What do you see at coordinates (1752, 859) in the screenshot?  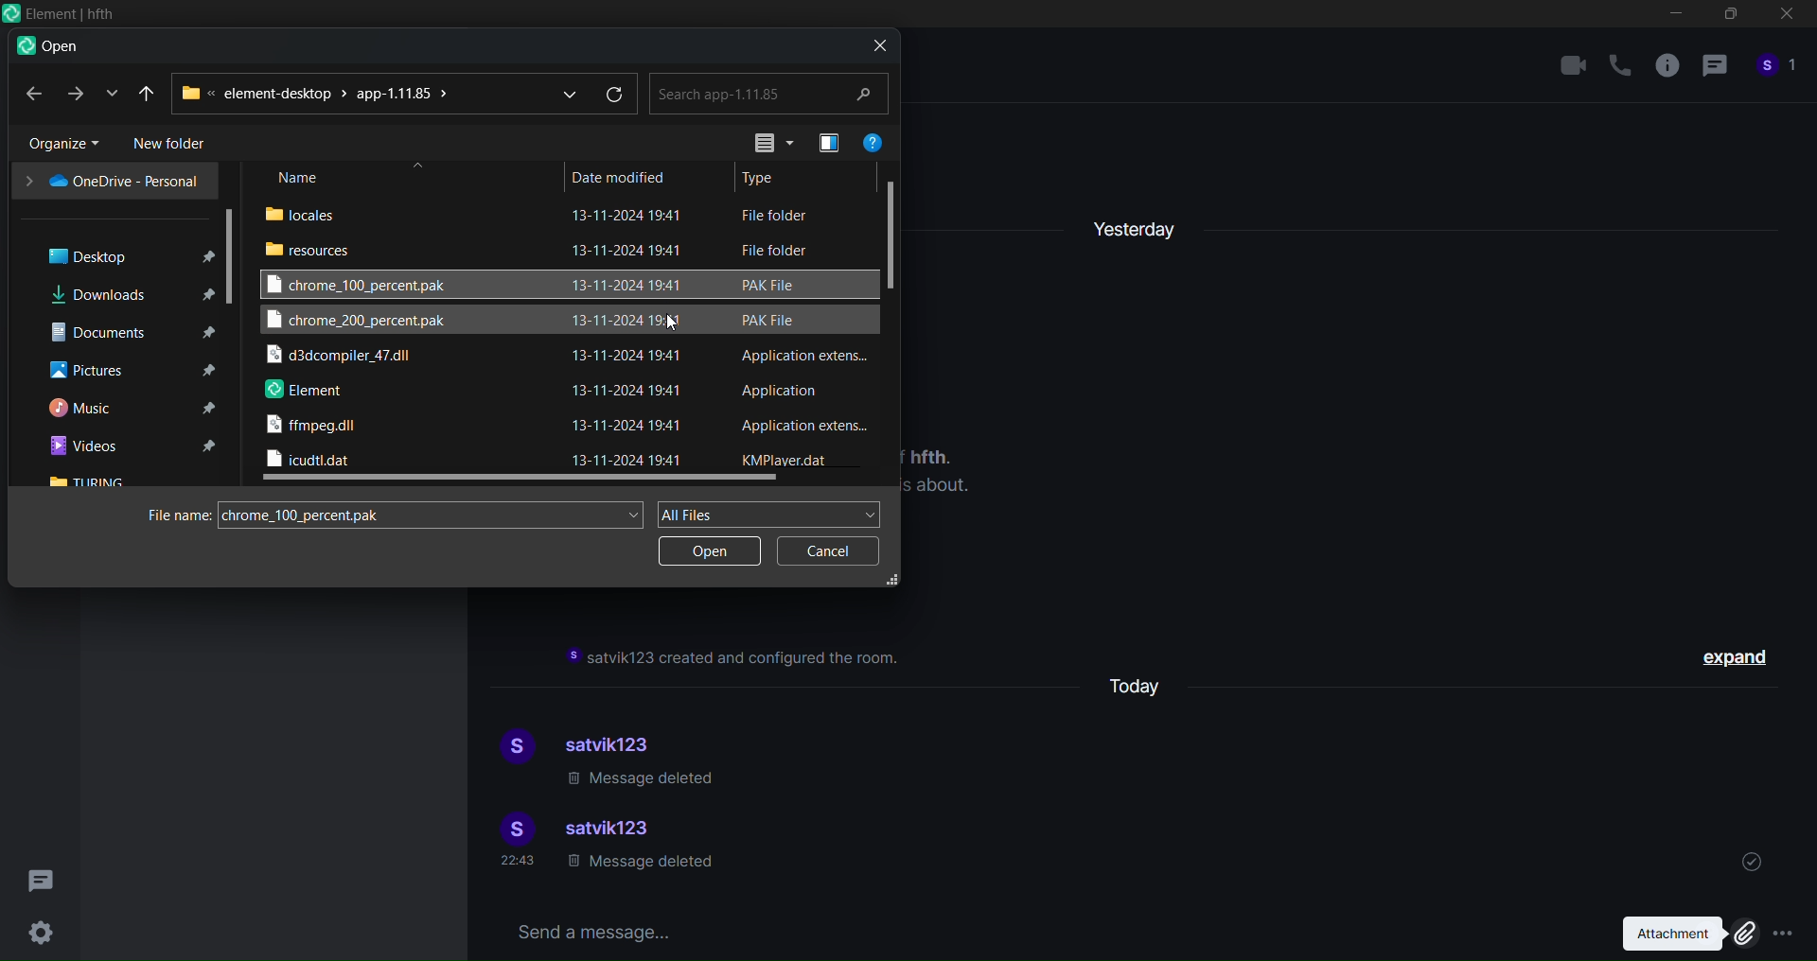 I see `sent` at bounding box center [1752, 859].